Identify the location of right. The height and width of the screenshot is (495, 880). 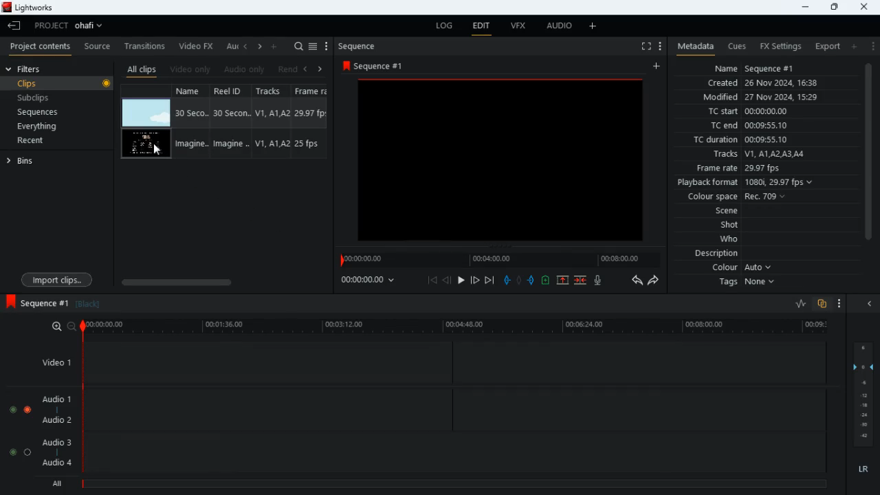
(320, 69).